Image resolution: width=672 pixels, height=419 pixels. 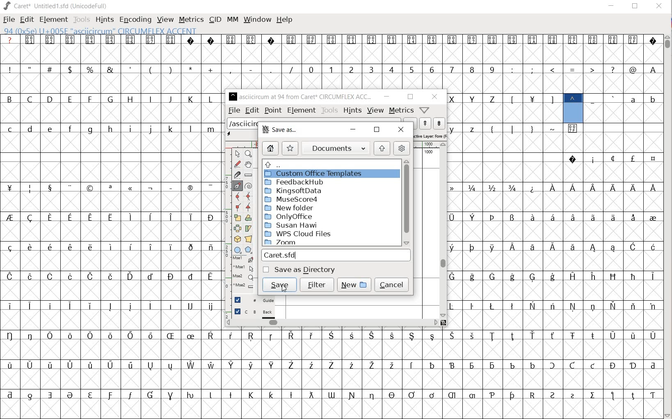 What do you see at coordinates (410, 97) in the screenshot?
I see `restore down` at bounding box center [410, 97].